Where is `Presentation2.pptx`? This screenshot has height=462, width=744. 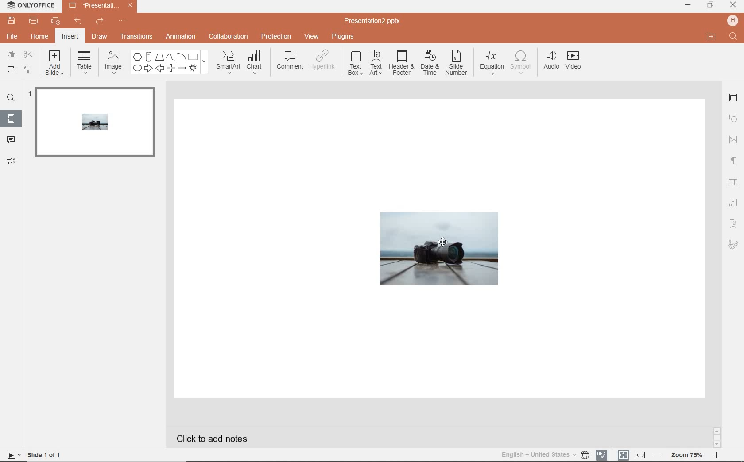
Presentation2.pptx is located at coordinates (99, 7).